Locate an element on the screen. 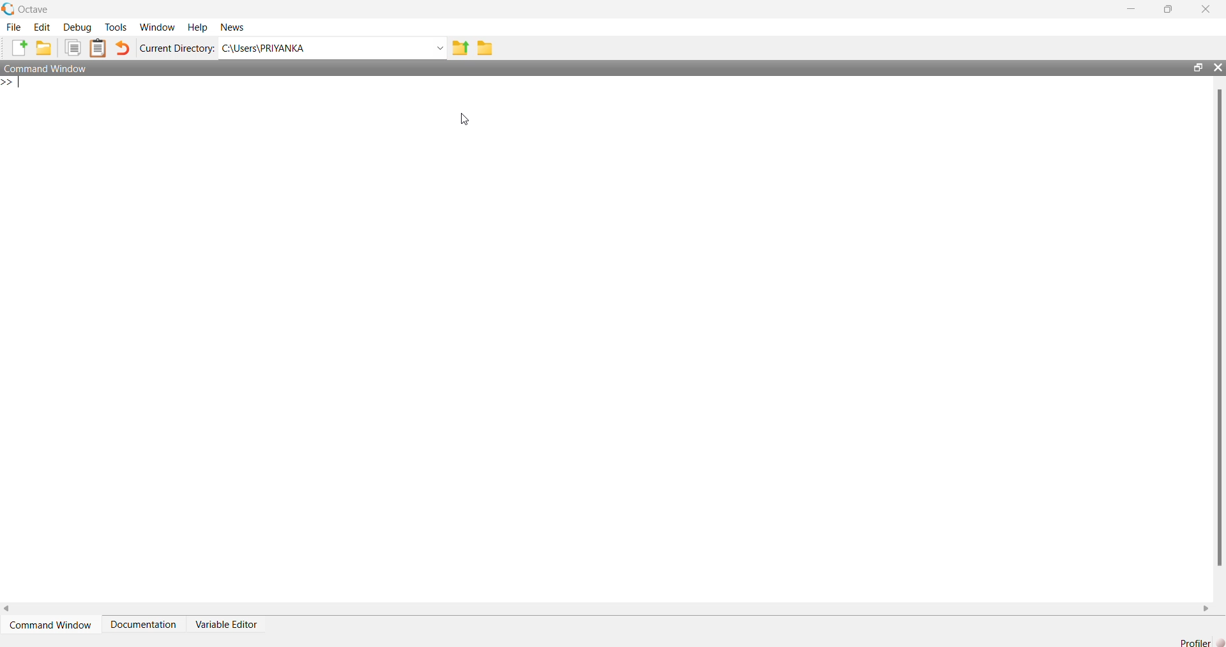 This screenshot has width=1226, height=647. Window is located at coordinates (158, 27).